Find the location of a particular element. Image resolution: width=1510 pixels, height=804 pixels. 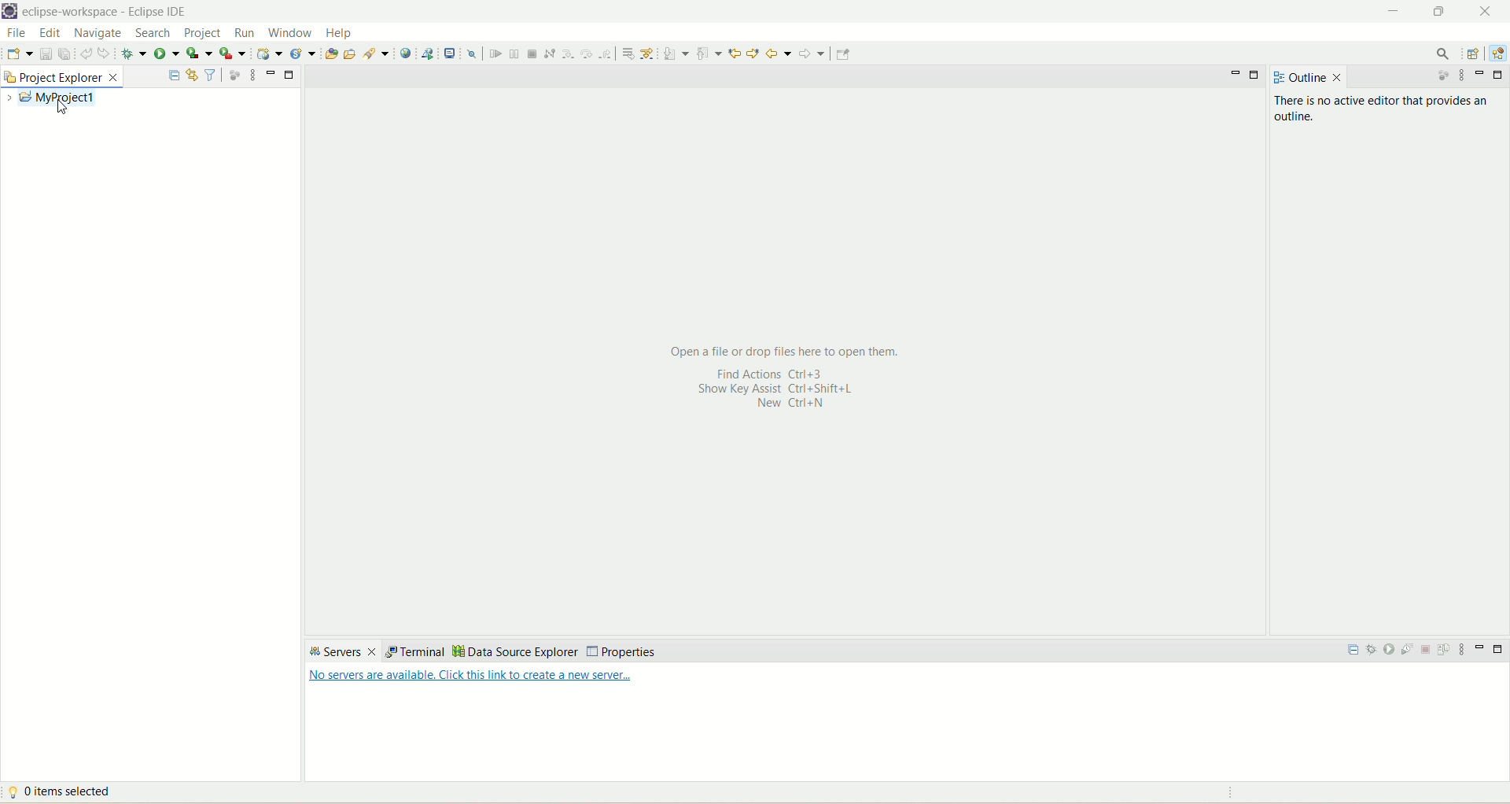

save is located at coordinates (45, 54).